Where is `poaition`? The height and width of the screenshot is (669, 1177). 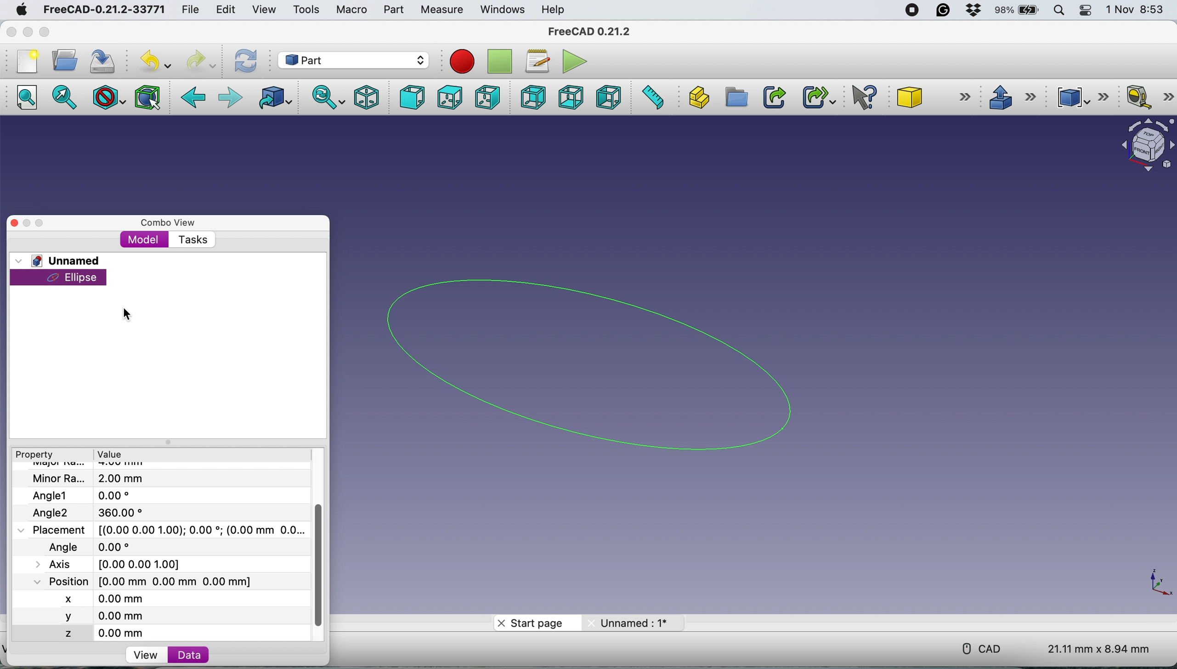 poaition is located at coordinates (167, 581).